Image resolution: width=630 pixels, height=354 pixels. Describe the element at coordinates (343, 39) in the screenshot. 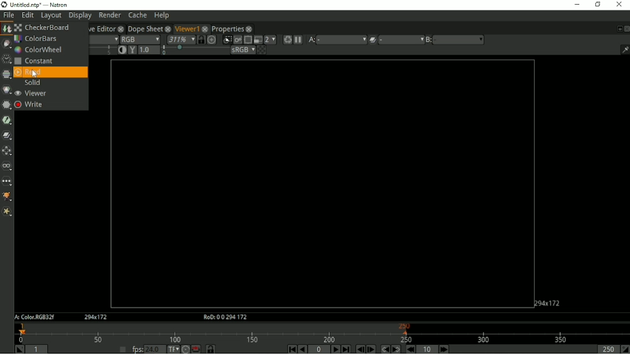

I see `a menu` at that location.